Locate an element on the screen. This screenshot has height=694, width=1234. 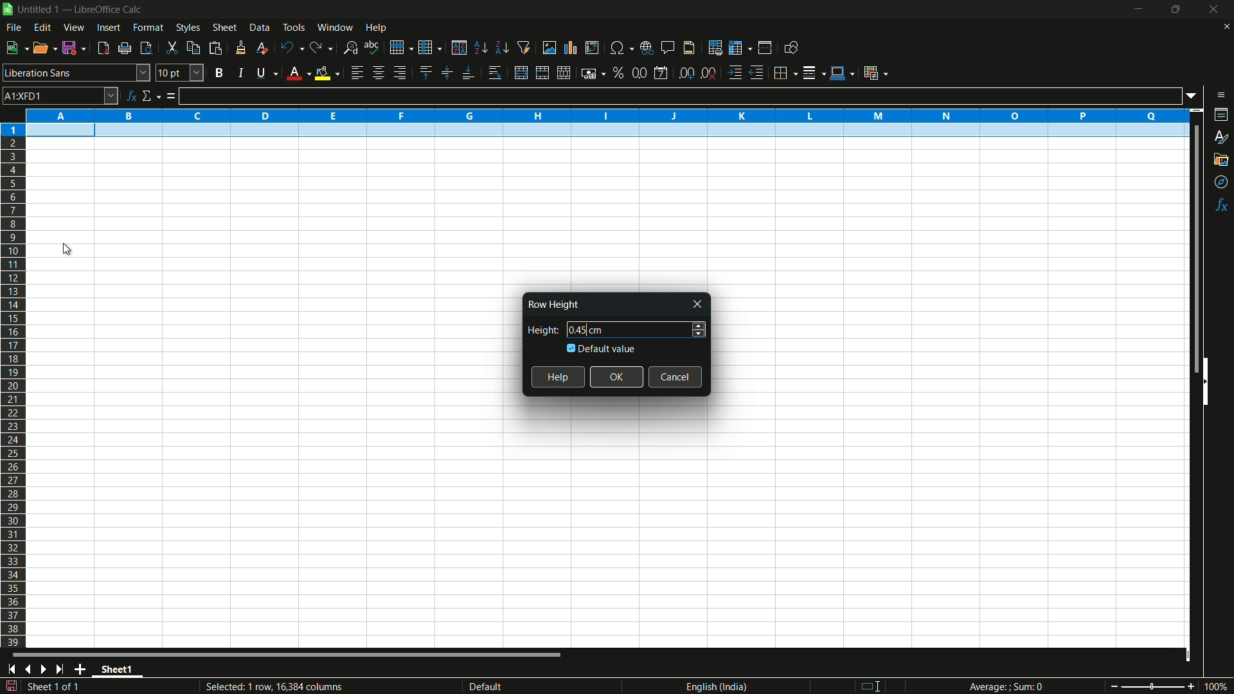
formula is located at coordinates (171, 97).